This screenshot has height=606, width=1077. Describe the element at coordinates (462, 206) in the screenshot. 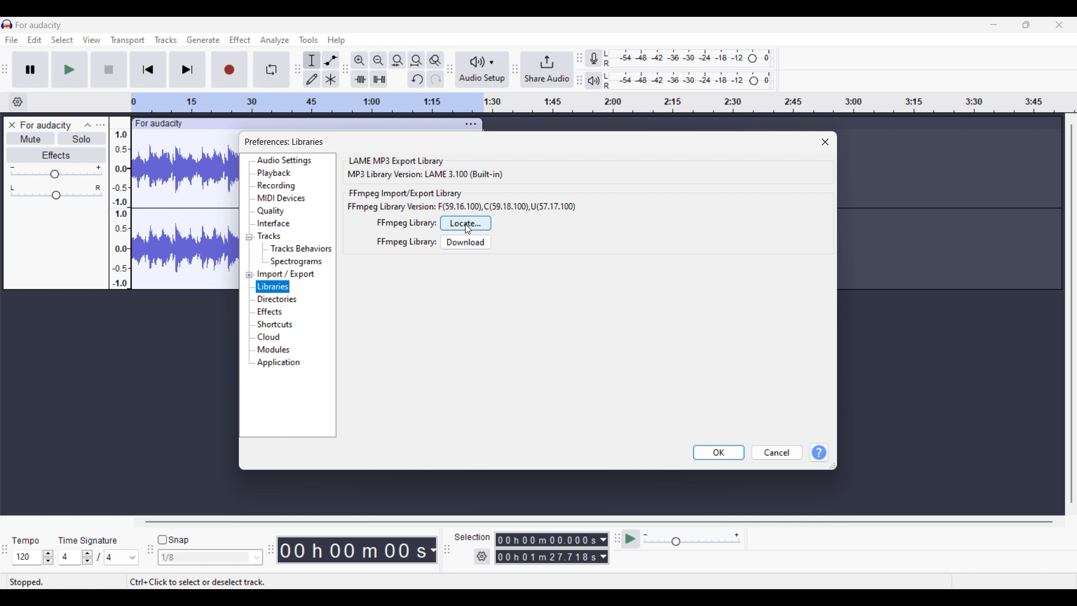

I see `FFmpeg library version: F(59.16.100), C(59.18.100), U(57.17.100)` at that location.